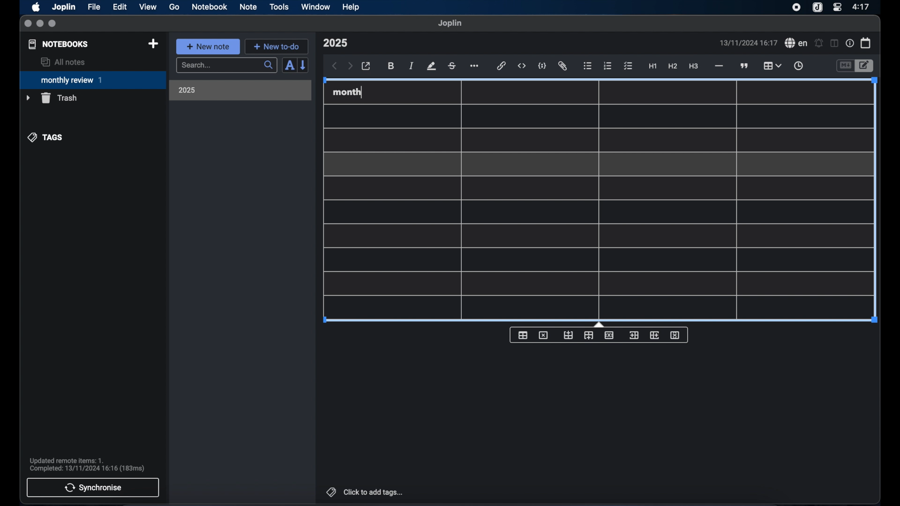  Describe the element at coordinates (335, 66) in the screenshot. I see `back` at that location.